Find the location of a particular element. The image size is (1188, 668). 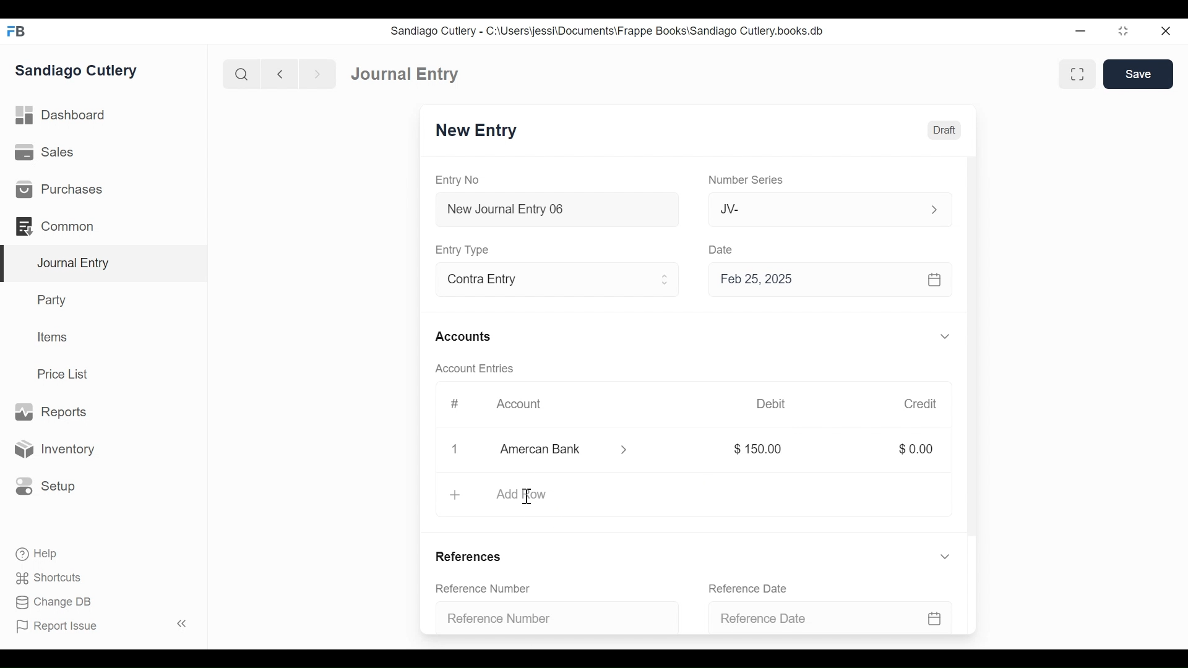

Price List is located at coordinates (67, 374).